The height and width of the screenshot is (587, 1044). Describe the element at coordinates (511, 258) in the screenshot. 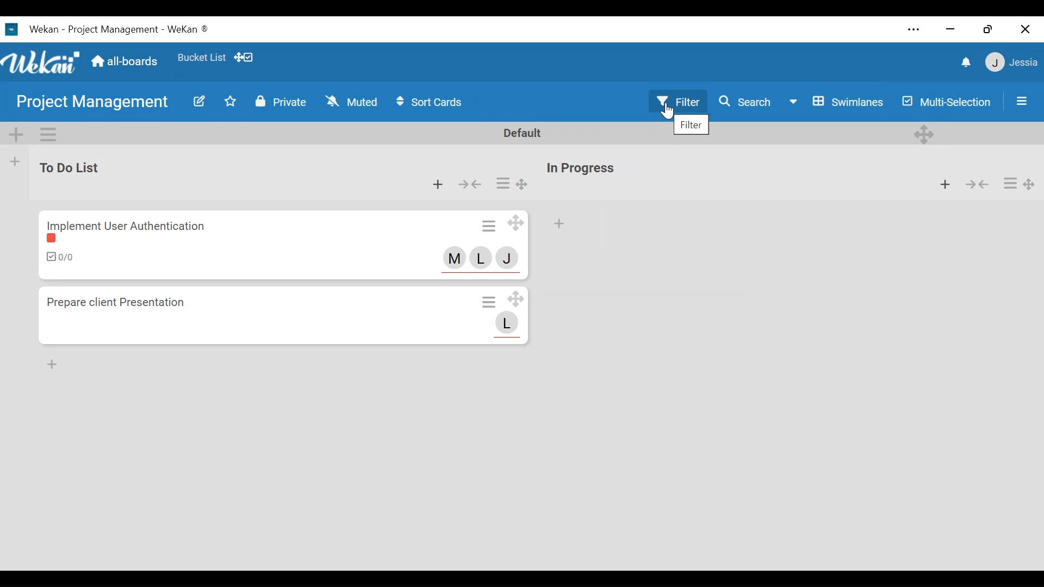

I see `member` at that location.